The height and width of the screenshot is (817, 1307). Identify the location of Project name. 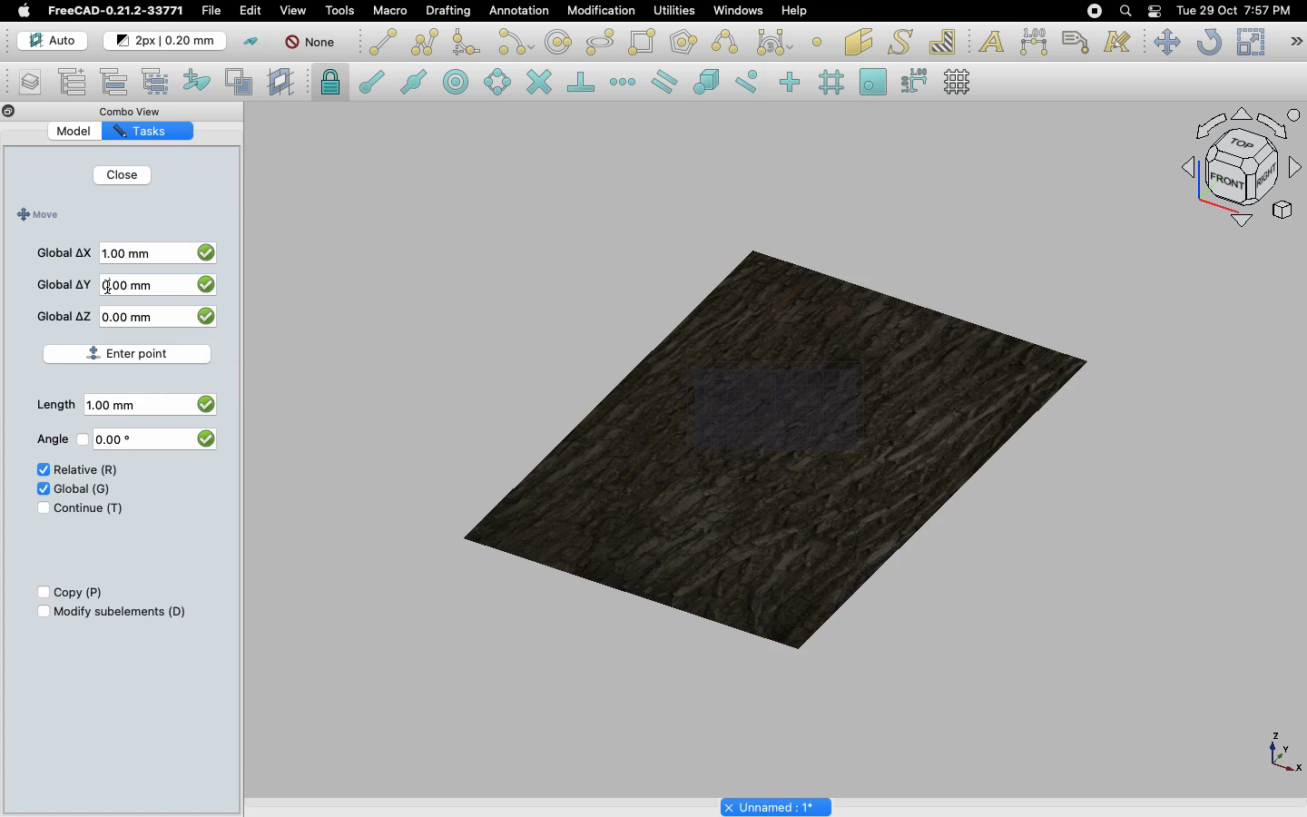
(778, 805).